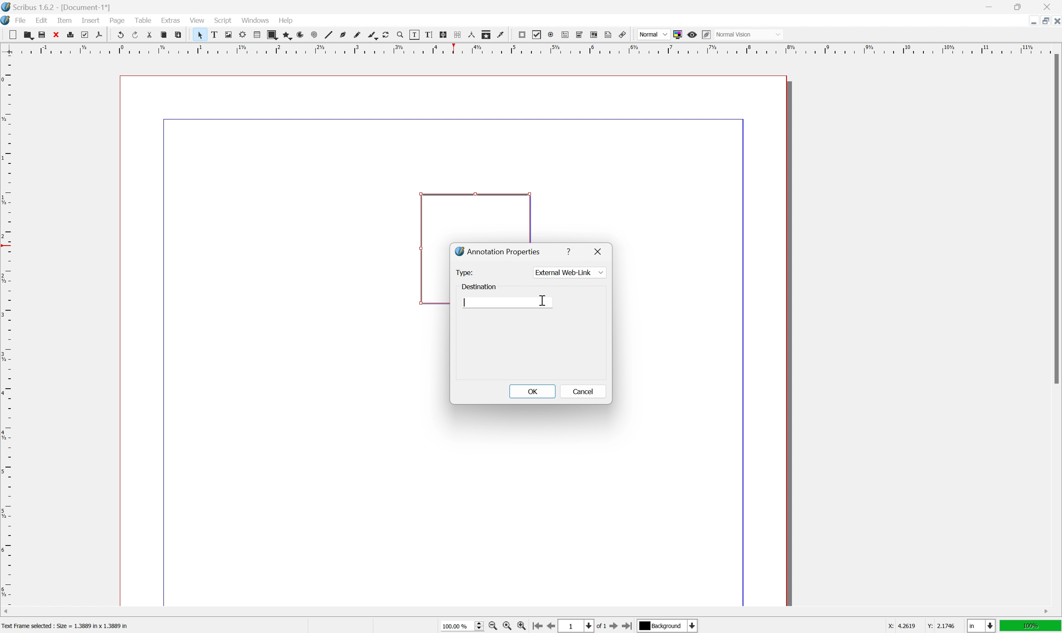 The width and height of the screenshot is (1062, 633). What do you see at coordinates (458, 35) in the screenshot?
I see `unlink text frames` at bounding box center [458, 35].